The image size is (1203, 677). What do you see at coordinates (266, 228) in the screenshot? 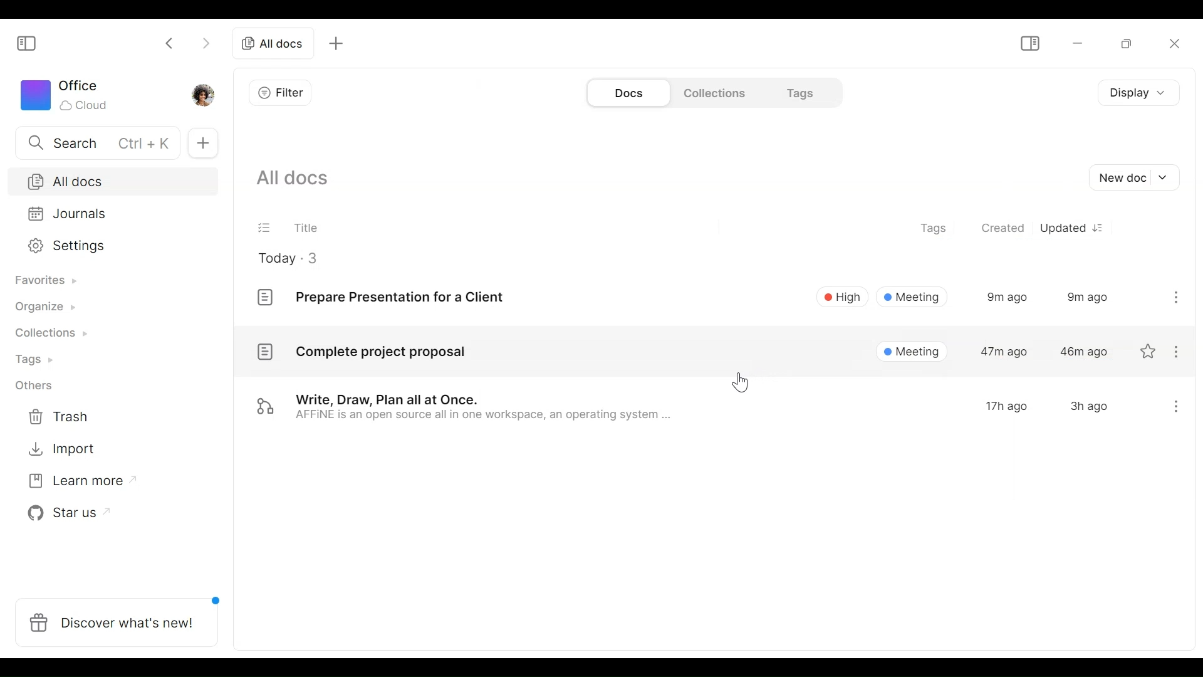
I see `(un)select` at bounding box center [266, 228].